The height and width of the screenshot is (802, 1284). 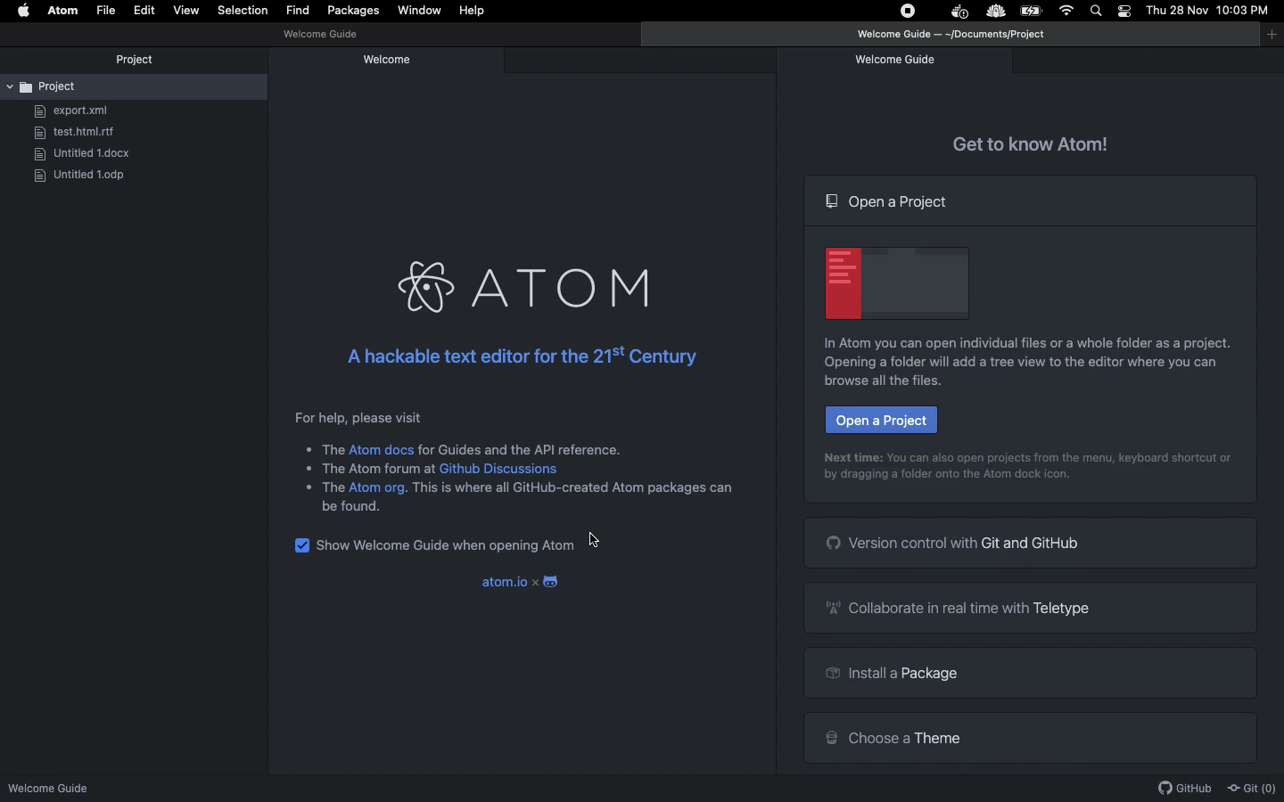 I want to click on Instructional text, so click(x=943, y=479).